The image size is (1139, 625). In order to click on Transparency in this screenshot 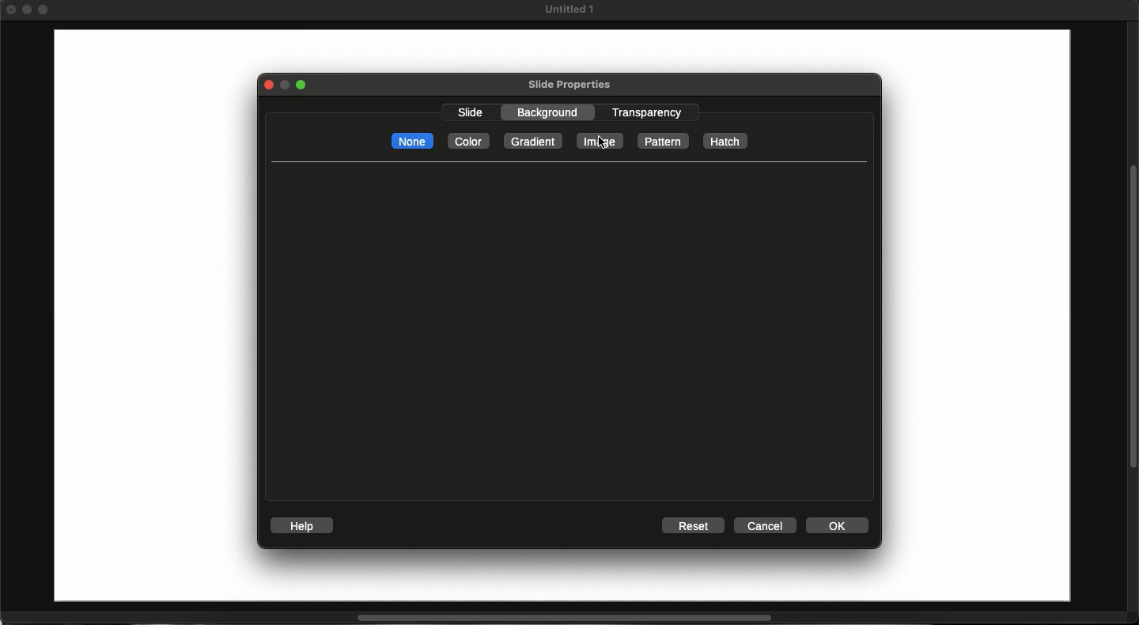, I will do `click(647, 112)`.